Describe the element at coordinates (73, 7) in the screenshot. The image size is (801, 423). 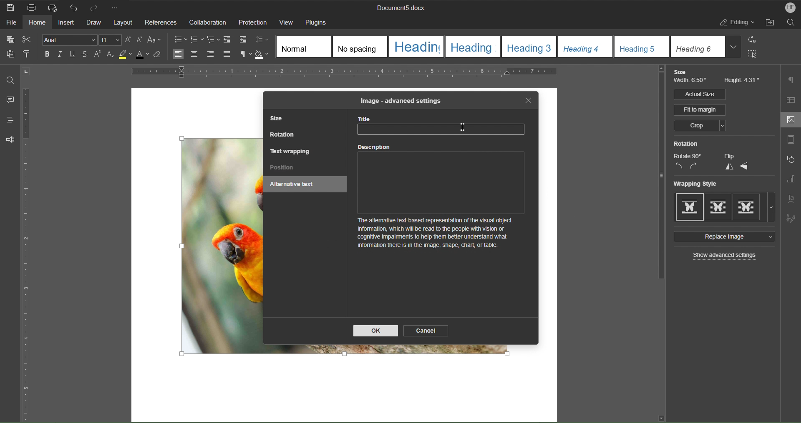
I see `Undo` at that location.